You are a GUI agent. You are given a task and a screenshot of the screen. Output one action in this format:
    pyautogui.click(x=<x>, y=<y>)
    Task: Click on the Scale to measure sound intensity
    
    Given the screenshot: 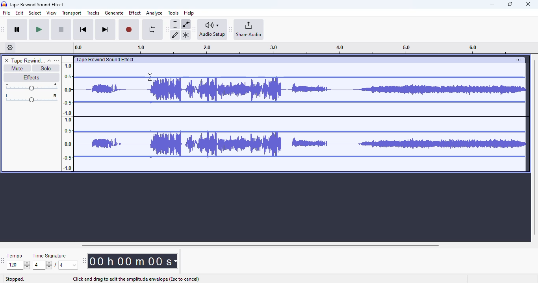 What is the action you would take?
    pyautogui.click(x=68, y=116)
    